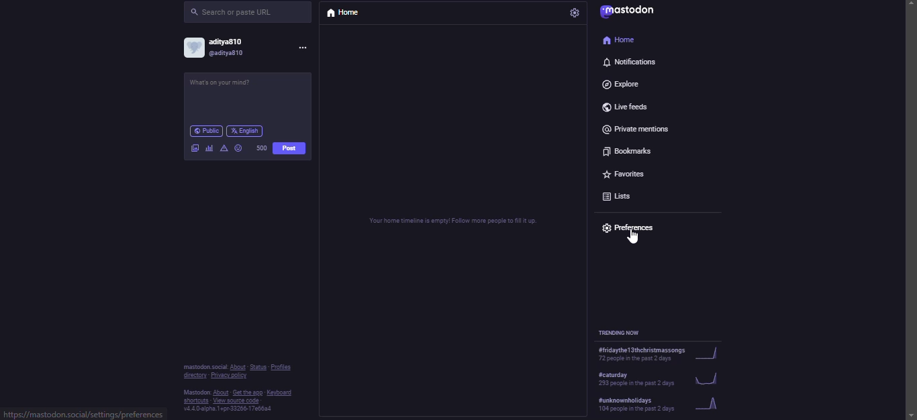 The width and height of the screenshot is (917, 420). Describe the element at coordinates (79, 415) in the screenshot. I see `website` at that location.